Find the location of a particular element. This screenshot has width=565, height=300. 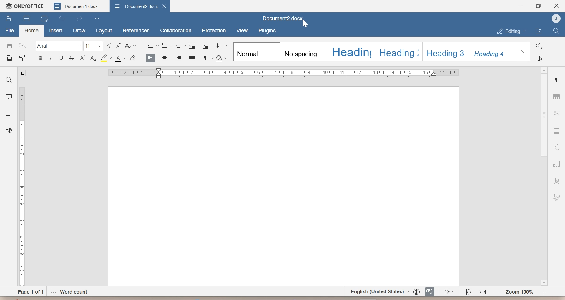

Replace is located at coordinates (539, 45).